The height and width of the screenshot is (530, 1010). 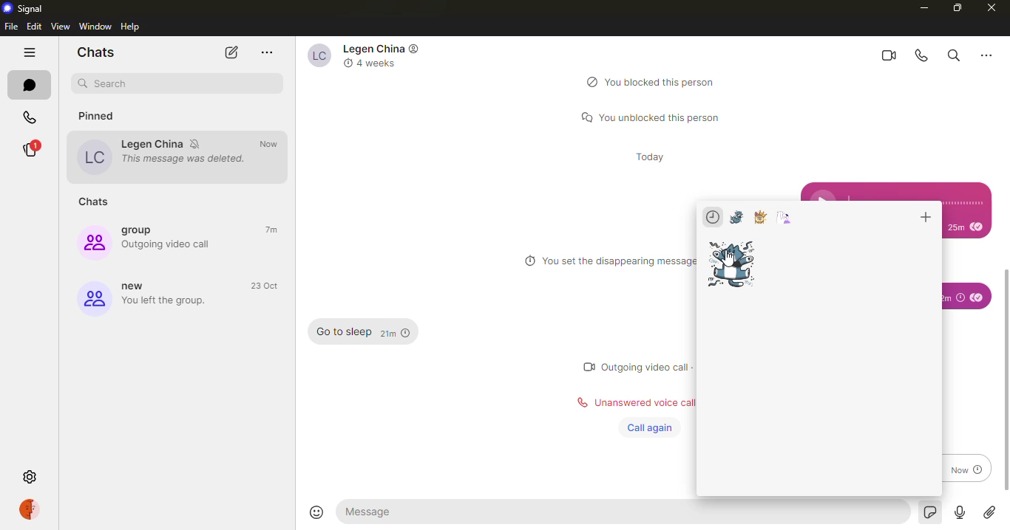 I want to click on hide tabs, so click(x=30, y=51).